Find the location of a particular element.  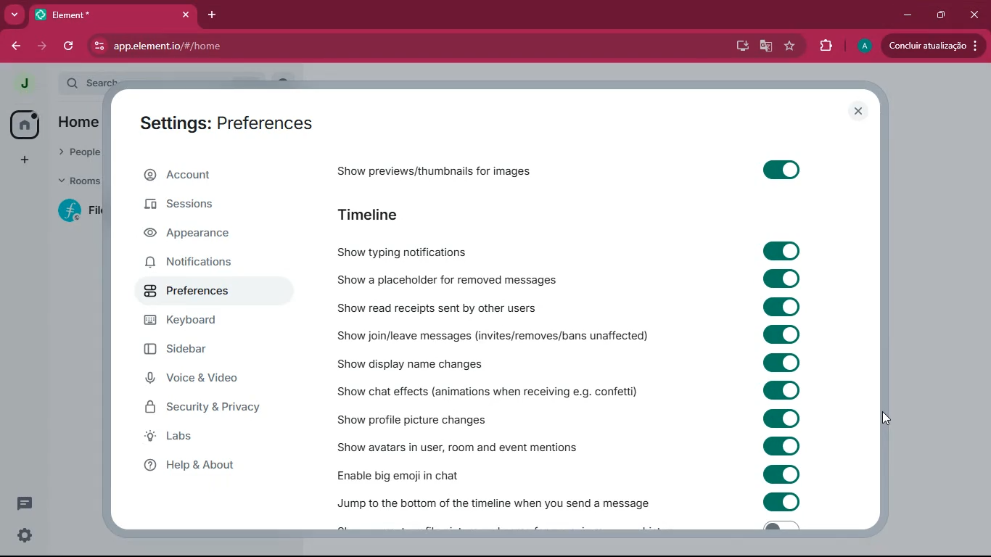

show avatars in user, room and event mentions is located at coordinates (456, 447).